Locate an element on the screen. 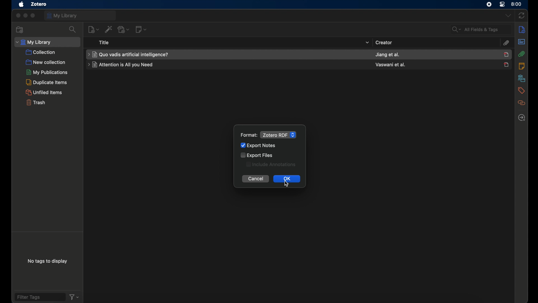  filter dropdown  is located at coordinates (75, 297).